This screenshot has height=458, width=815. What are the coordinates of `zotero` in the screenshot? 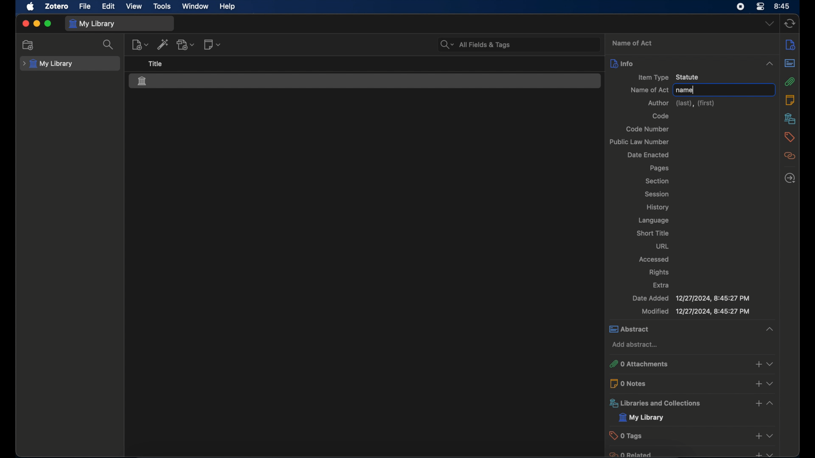 It's located at (56, 6).